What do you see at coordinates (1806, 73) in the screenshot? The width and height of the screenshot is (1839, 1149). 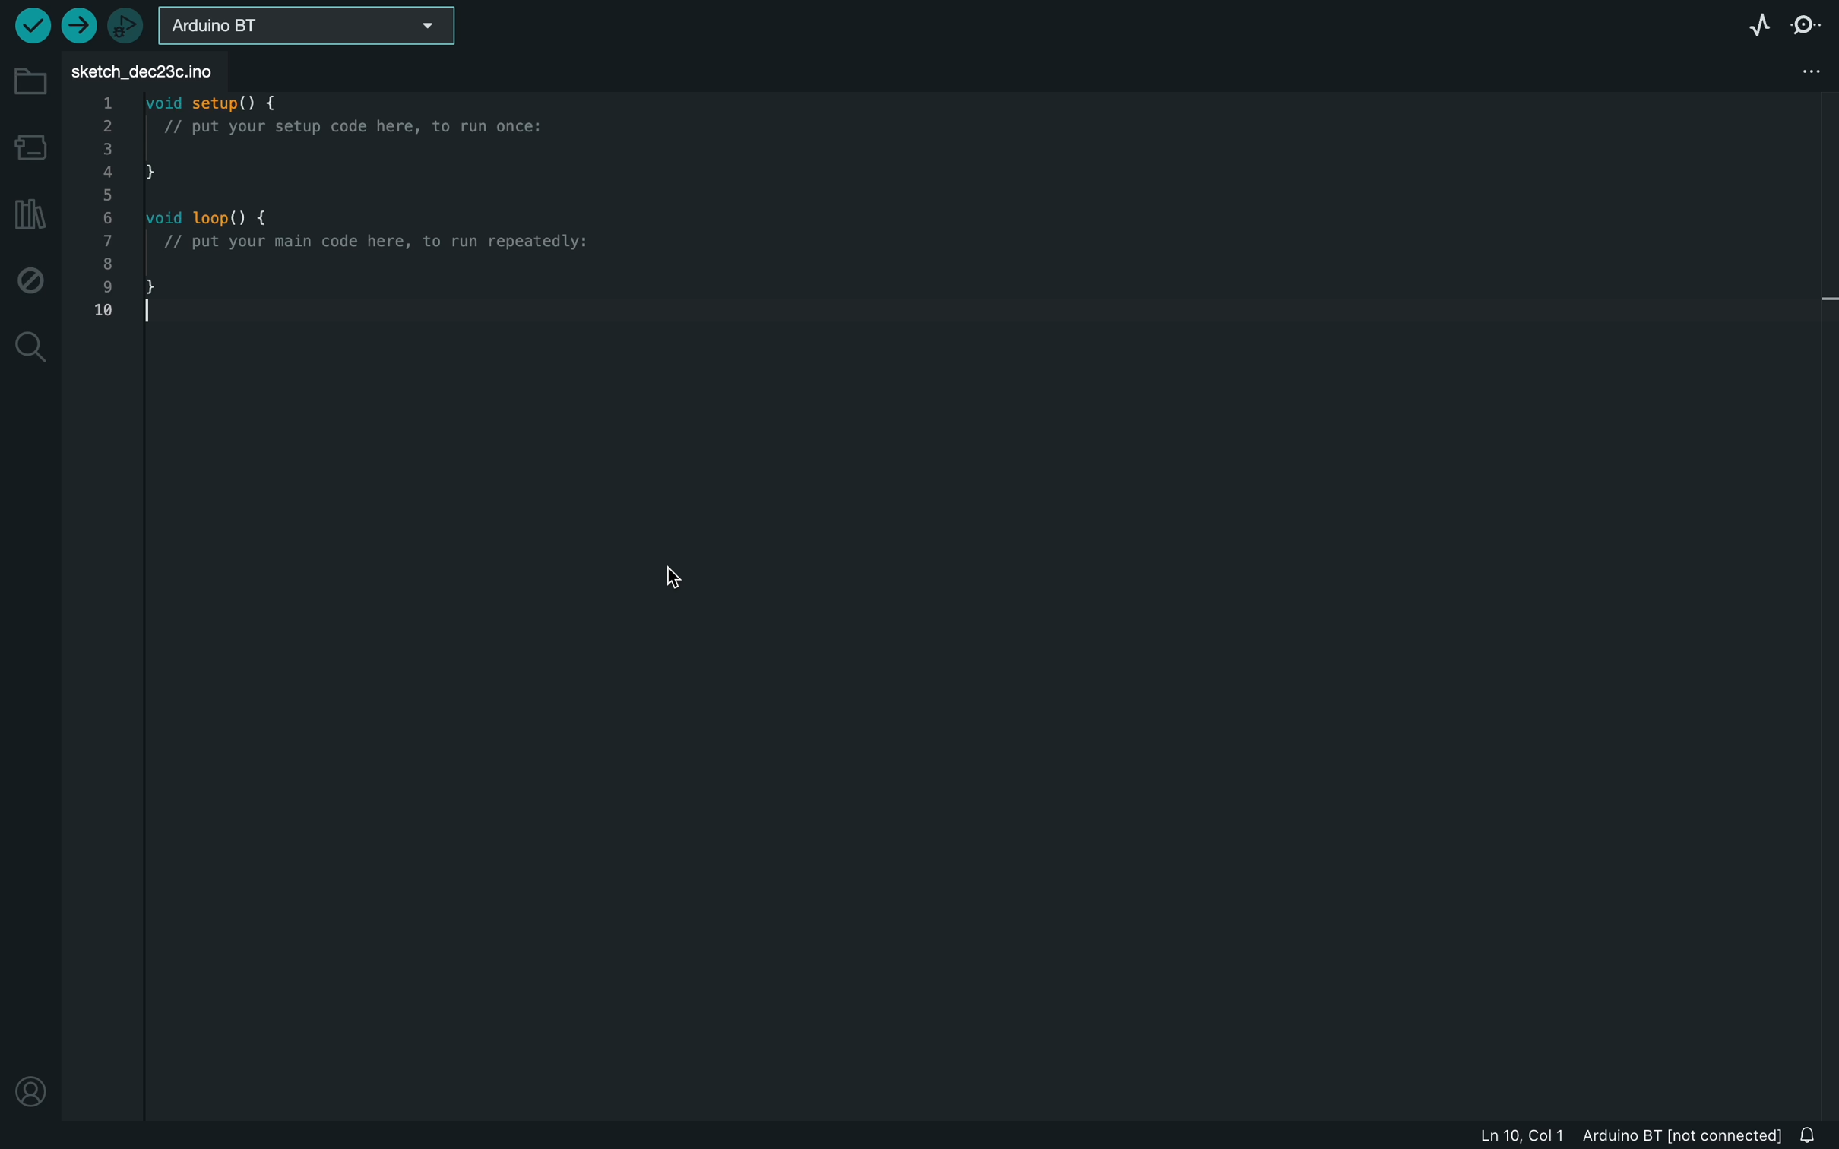 I see `tab manager` at bounding box center [1806, 73].